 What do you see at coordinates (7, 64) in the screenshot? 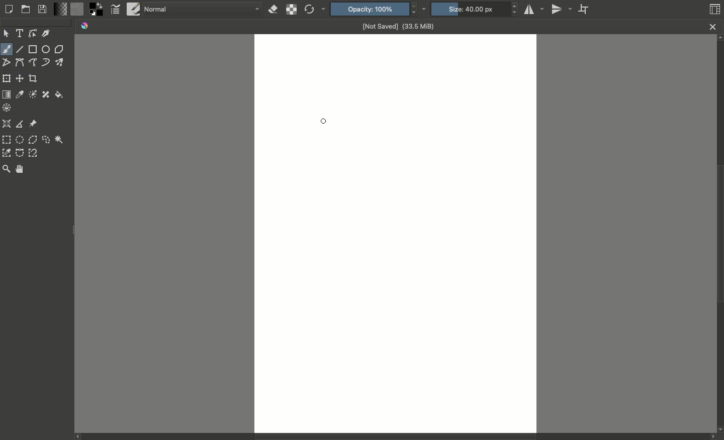
I see `Polyline` at bounding box center [7, 64].